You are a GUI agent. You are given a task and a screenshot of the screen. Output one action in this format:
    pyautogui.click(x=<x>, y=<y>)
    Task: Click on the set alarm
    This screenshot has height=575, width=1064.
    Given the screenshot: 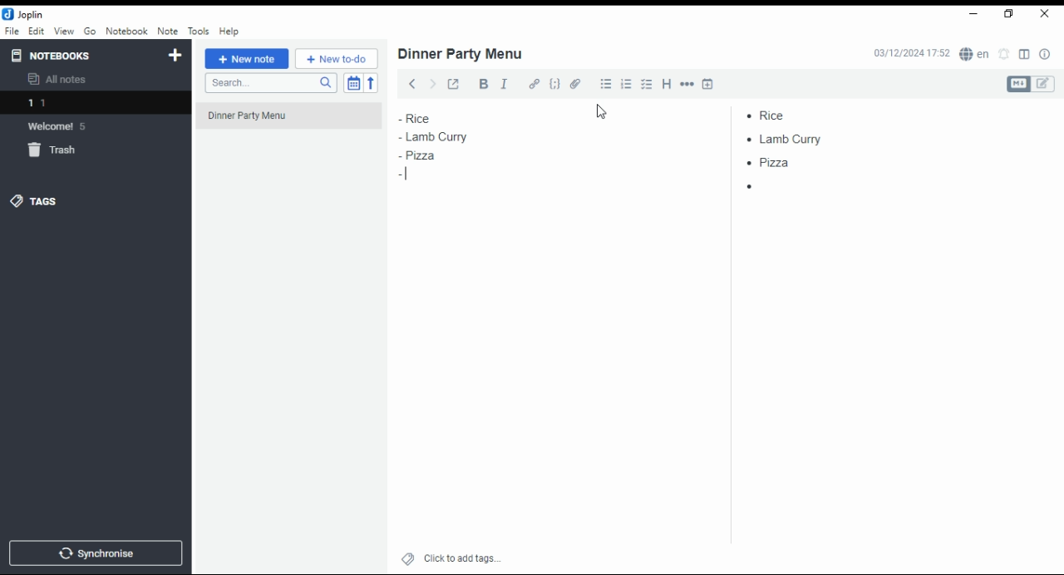 What is the action you would take?
    pyautogui.click(x=1004, y=54)
    